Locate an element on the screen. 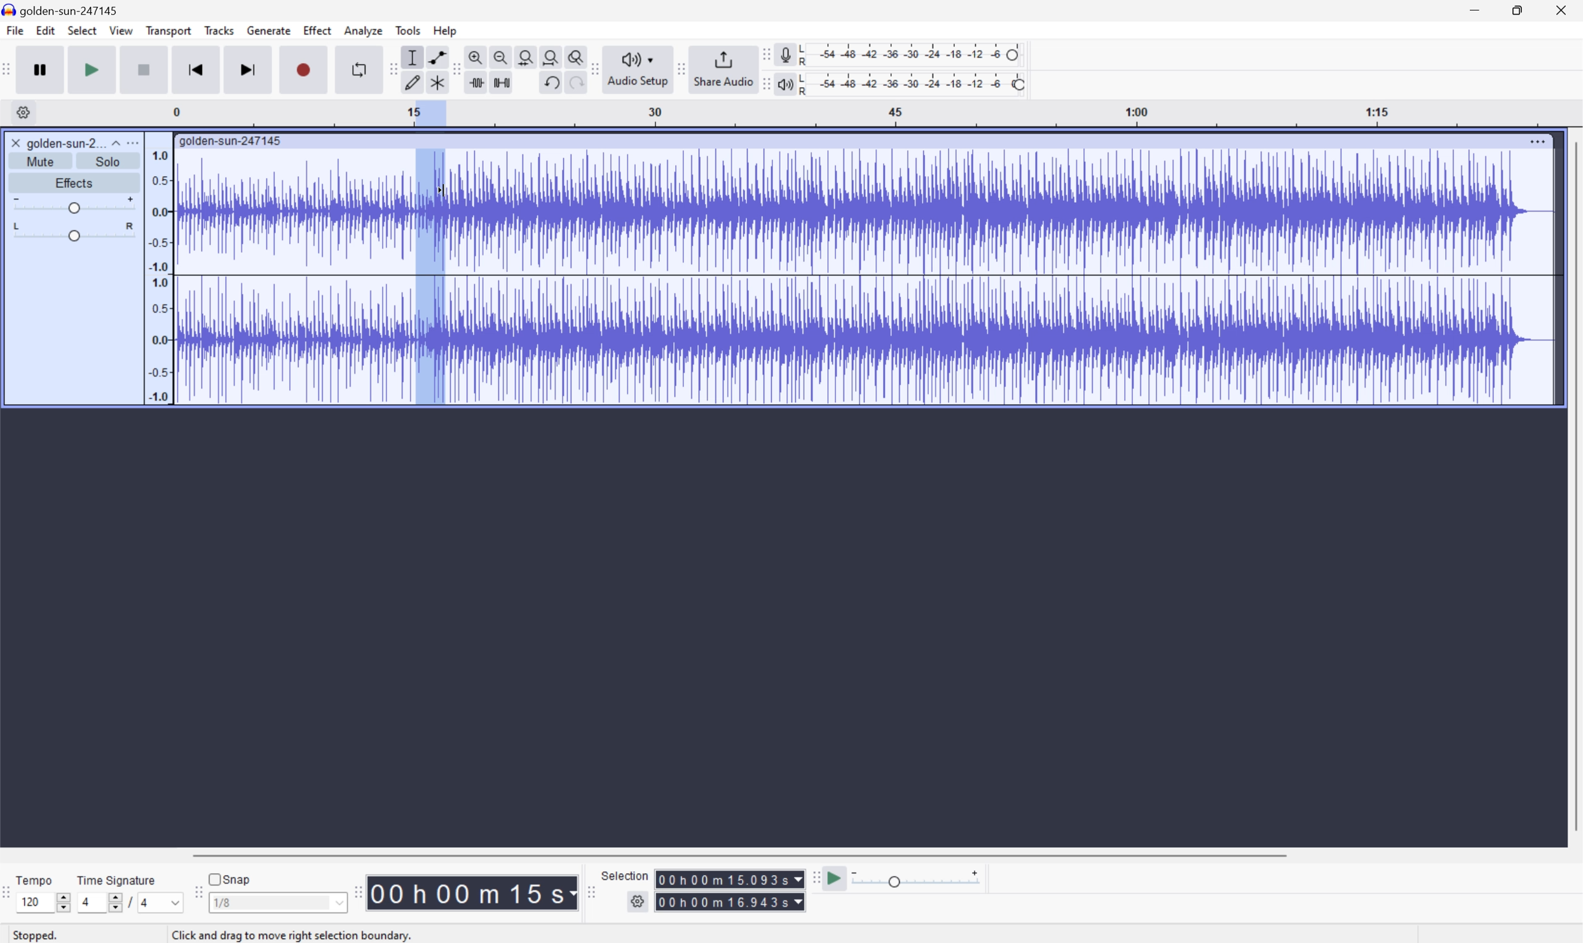  Zoom in is located at coordinates (475, 57).